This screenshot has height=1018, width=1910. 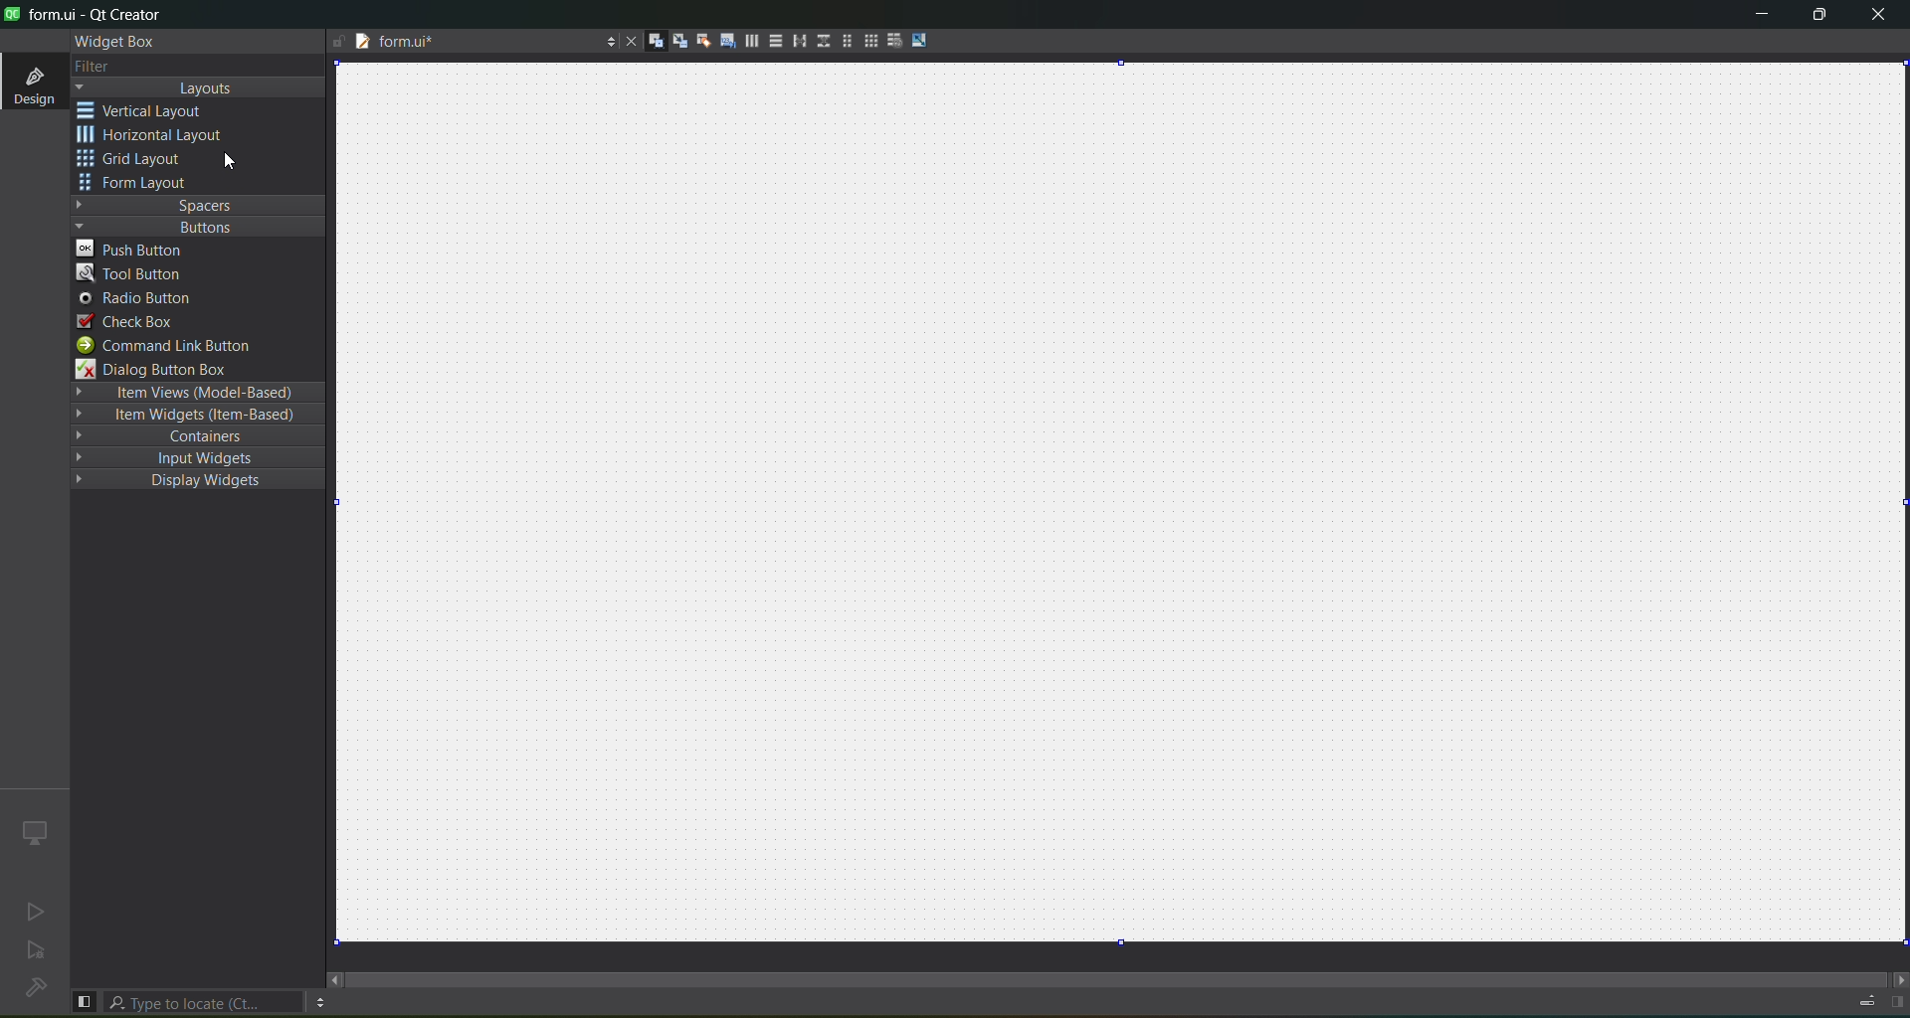 What do you see at coordinates (33, 831) in the screenshot?
I see `icon` at bounding box center [33, 831].